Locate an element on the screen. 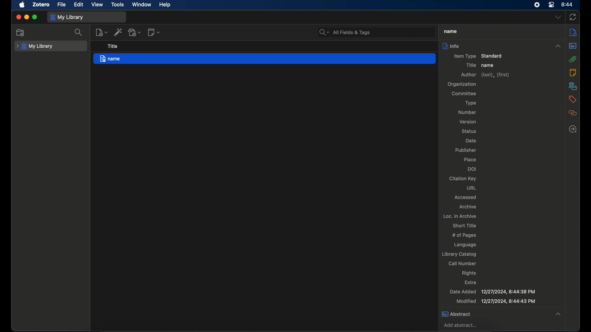  my library is located at coordinates (67, 17).